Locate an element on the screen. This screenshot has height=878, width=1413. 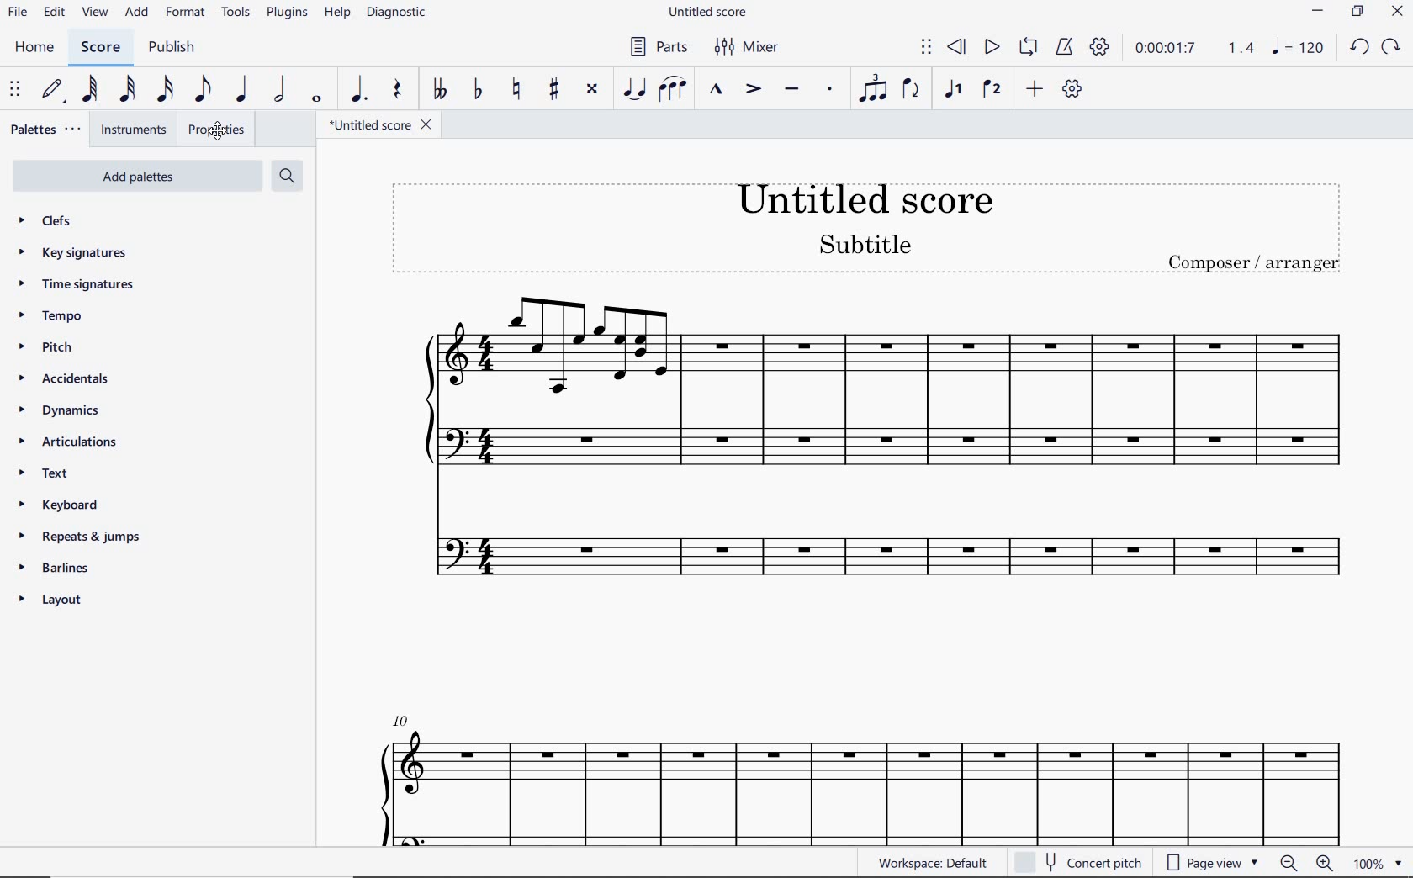
DIAGNOSTIC is located at coordinates (398, 14).